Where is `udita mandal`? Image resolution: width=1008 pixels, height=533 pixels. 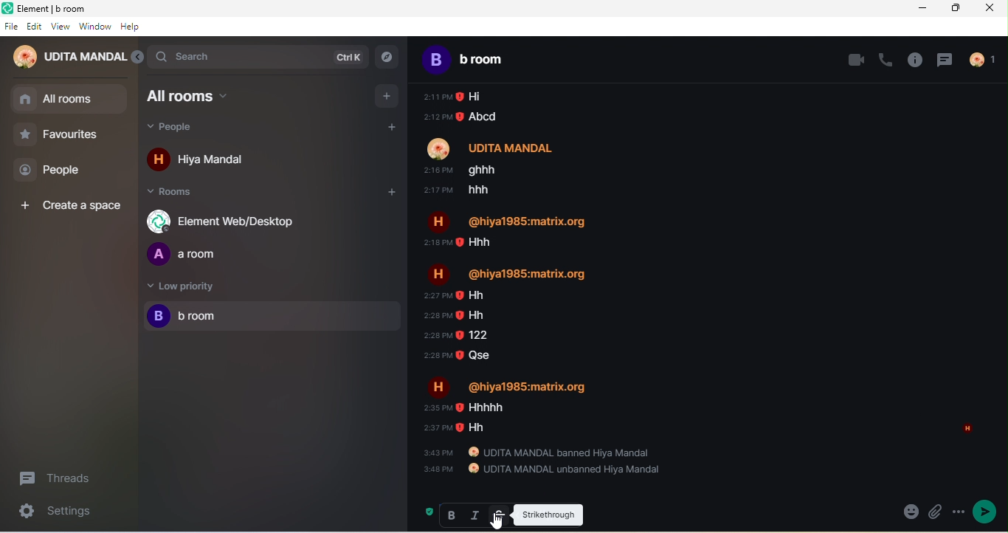
udita mandal is located at coordinates (66, 59).